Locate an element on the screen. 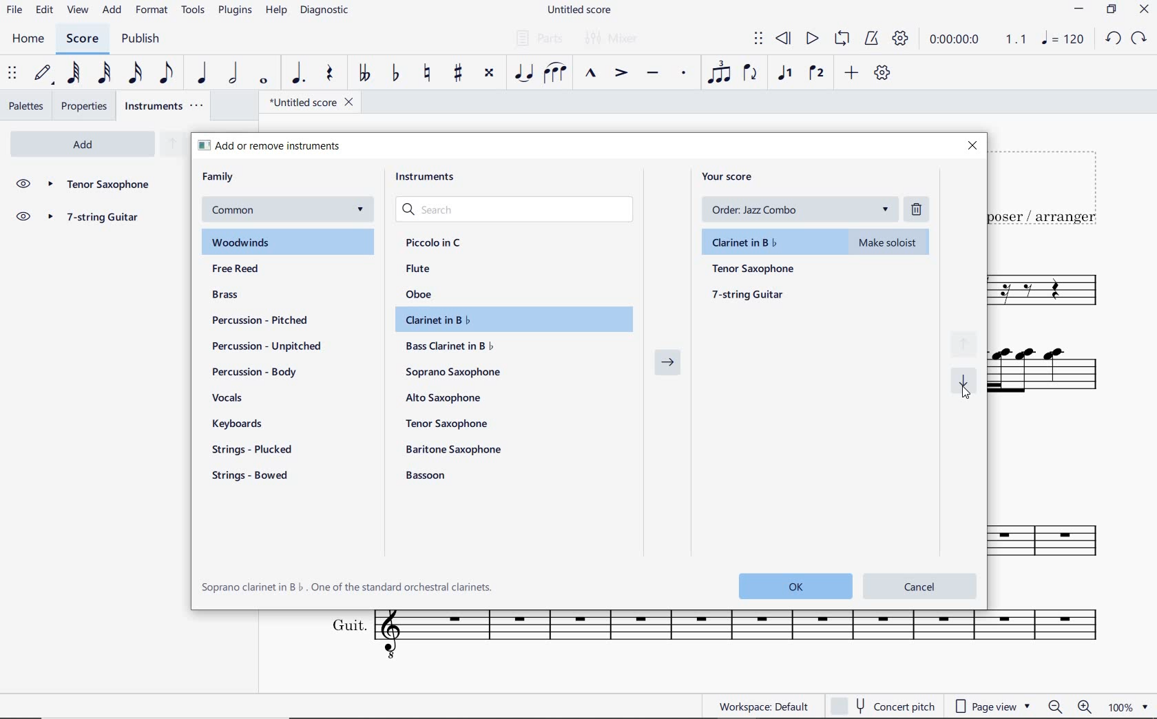  VOICE 1 is located at coordinates (784, 74).